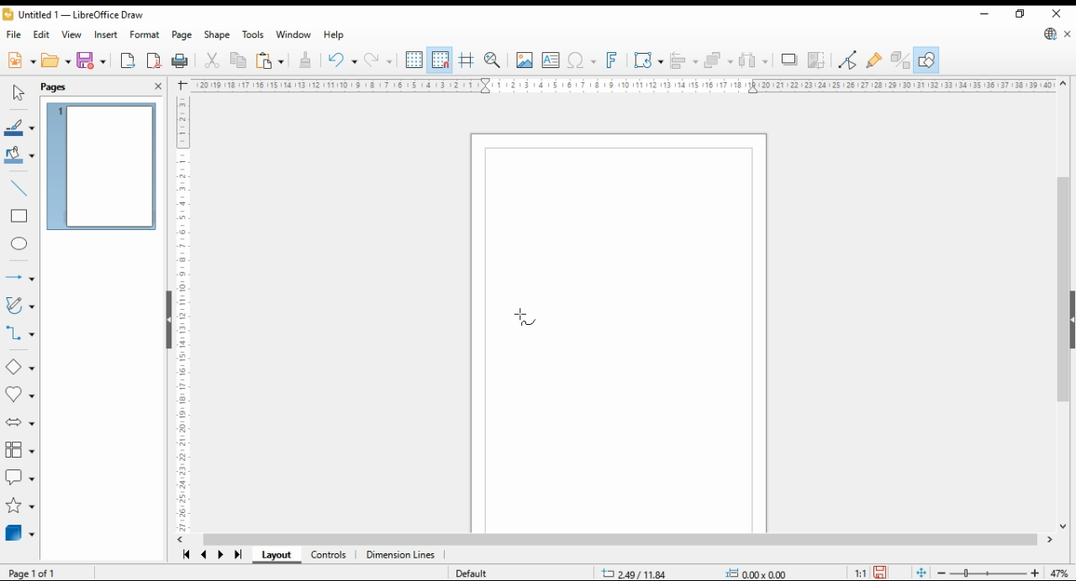  I want to click on zoom and pan, so click(493, 61).